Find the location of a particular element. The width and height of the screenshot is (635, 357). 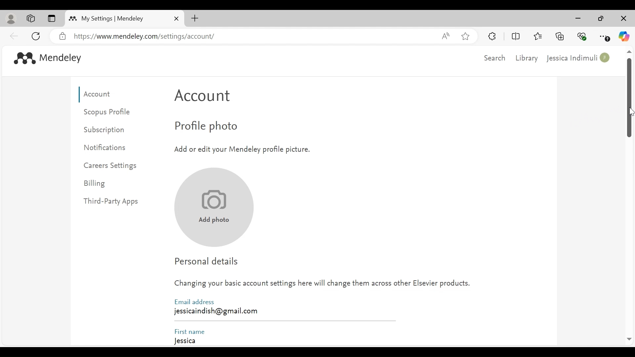

Account is located at coordinates (206, 98).